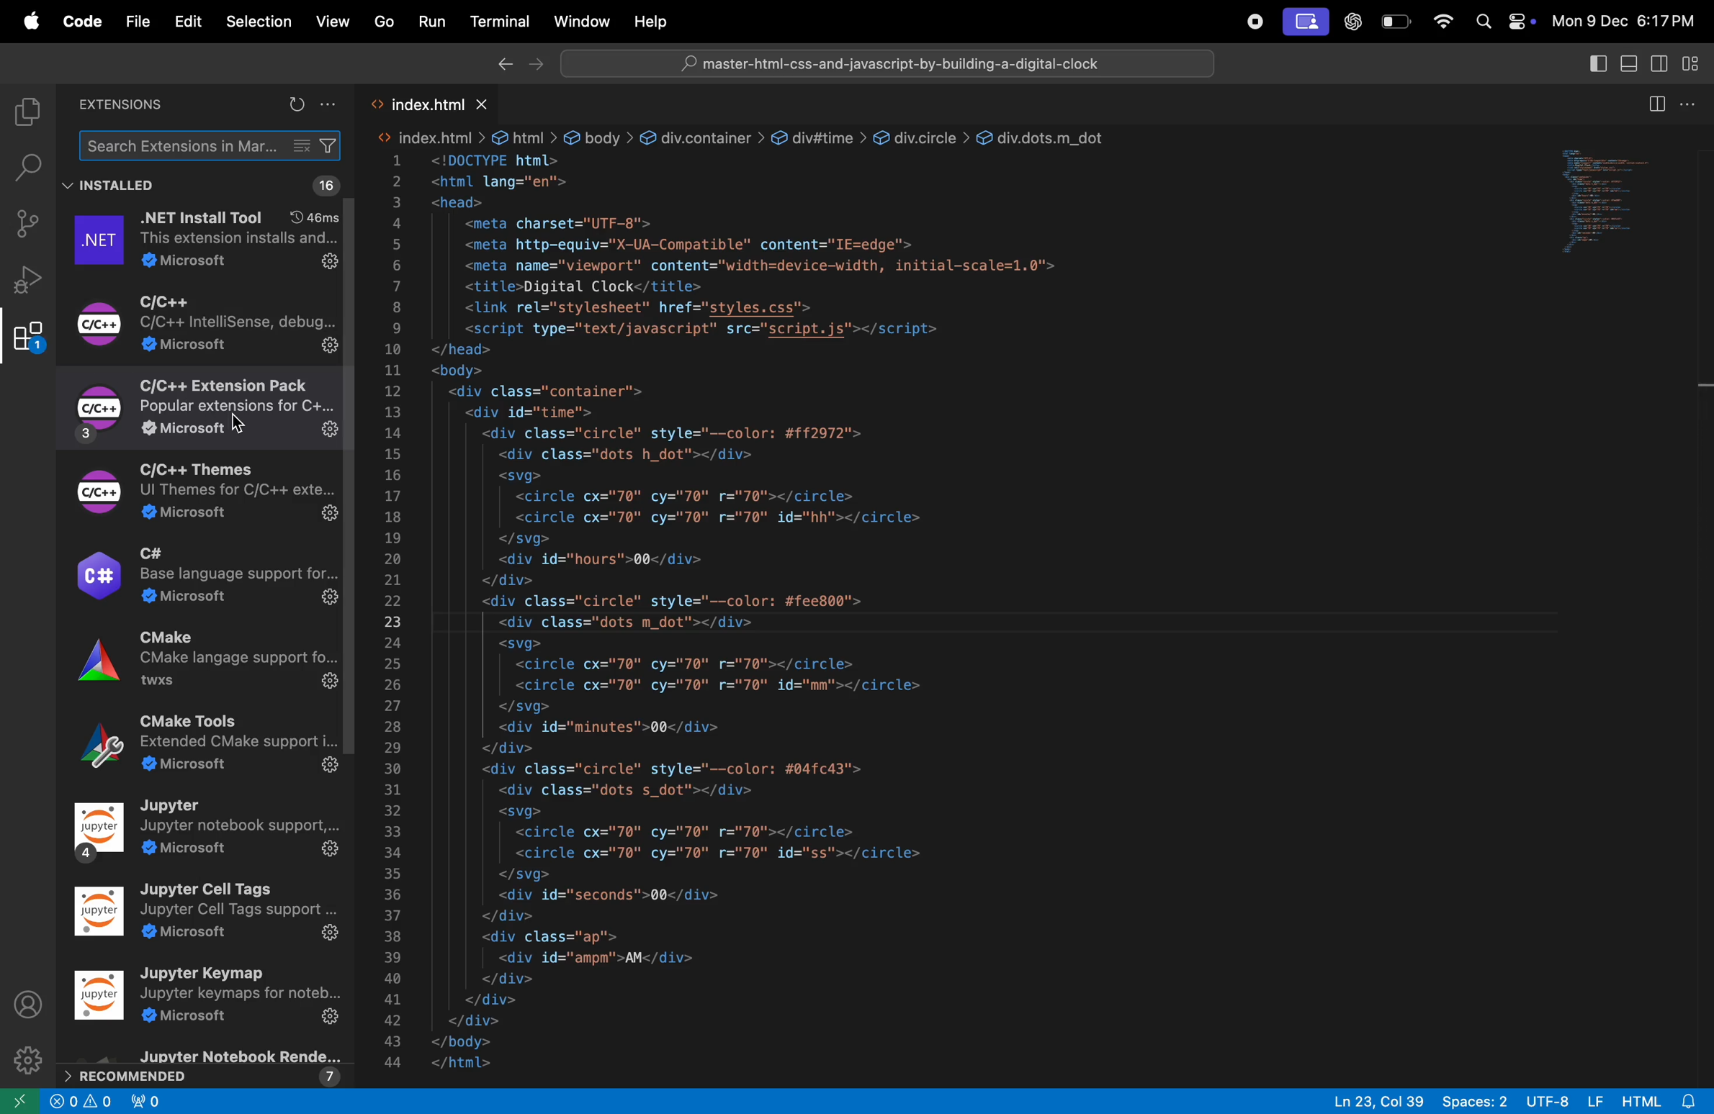 The height and width of the screenshot is (1114, 1714). What do you see at coordinates (27, 18) in the screenshot?
I see `apple menu` at bounding box center [27, 18].